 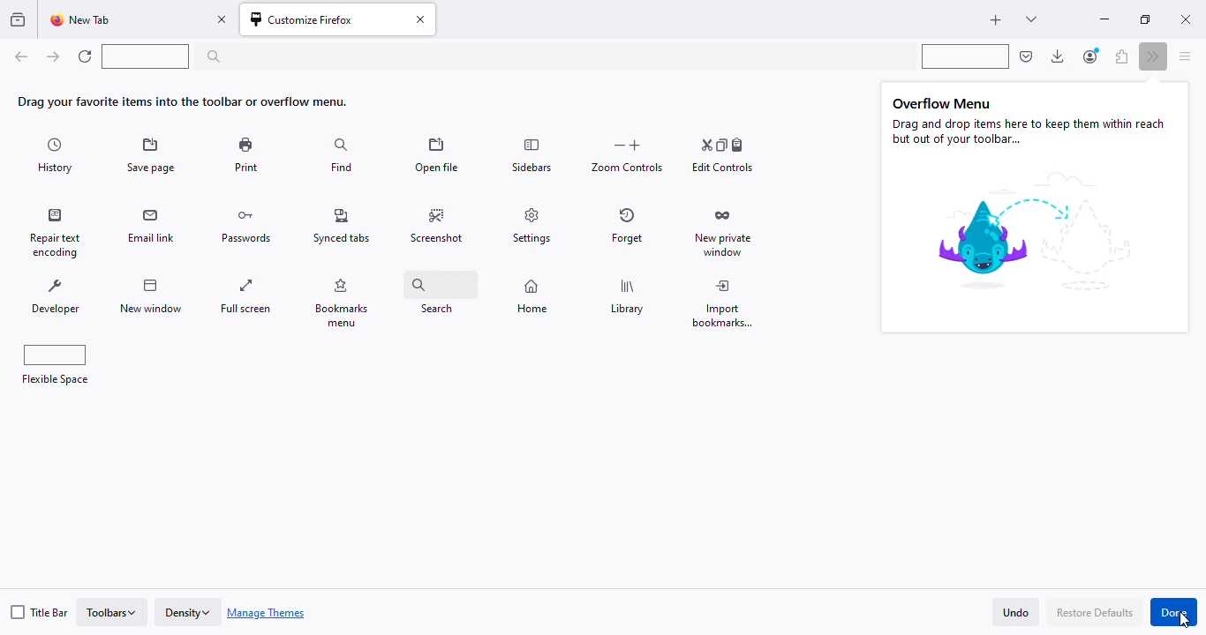 What do you see at coordinates (245, 227) in the screenshot?
I see `passwords` at bounding box center [245, 227].